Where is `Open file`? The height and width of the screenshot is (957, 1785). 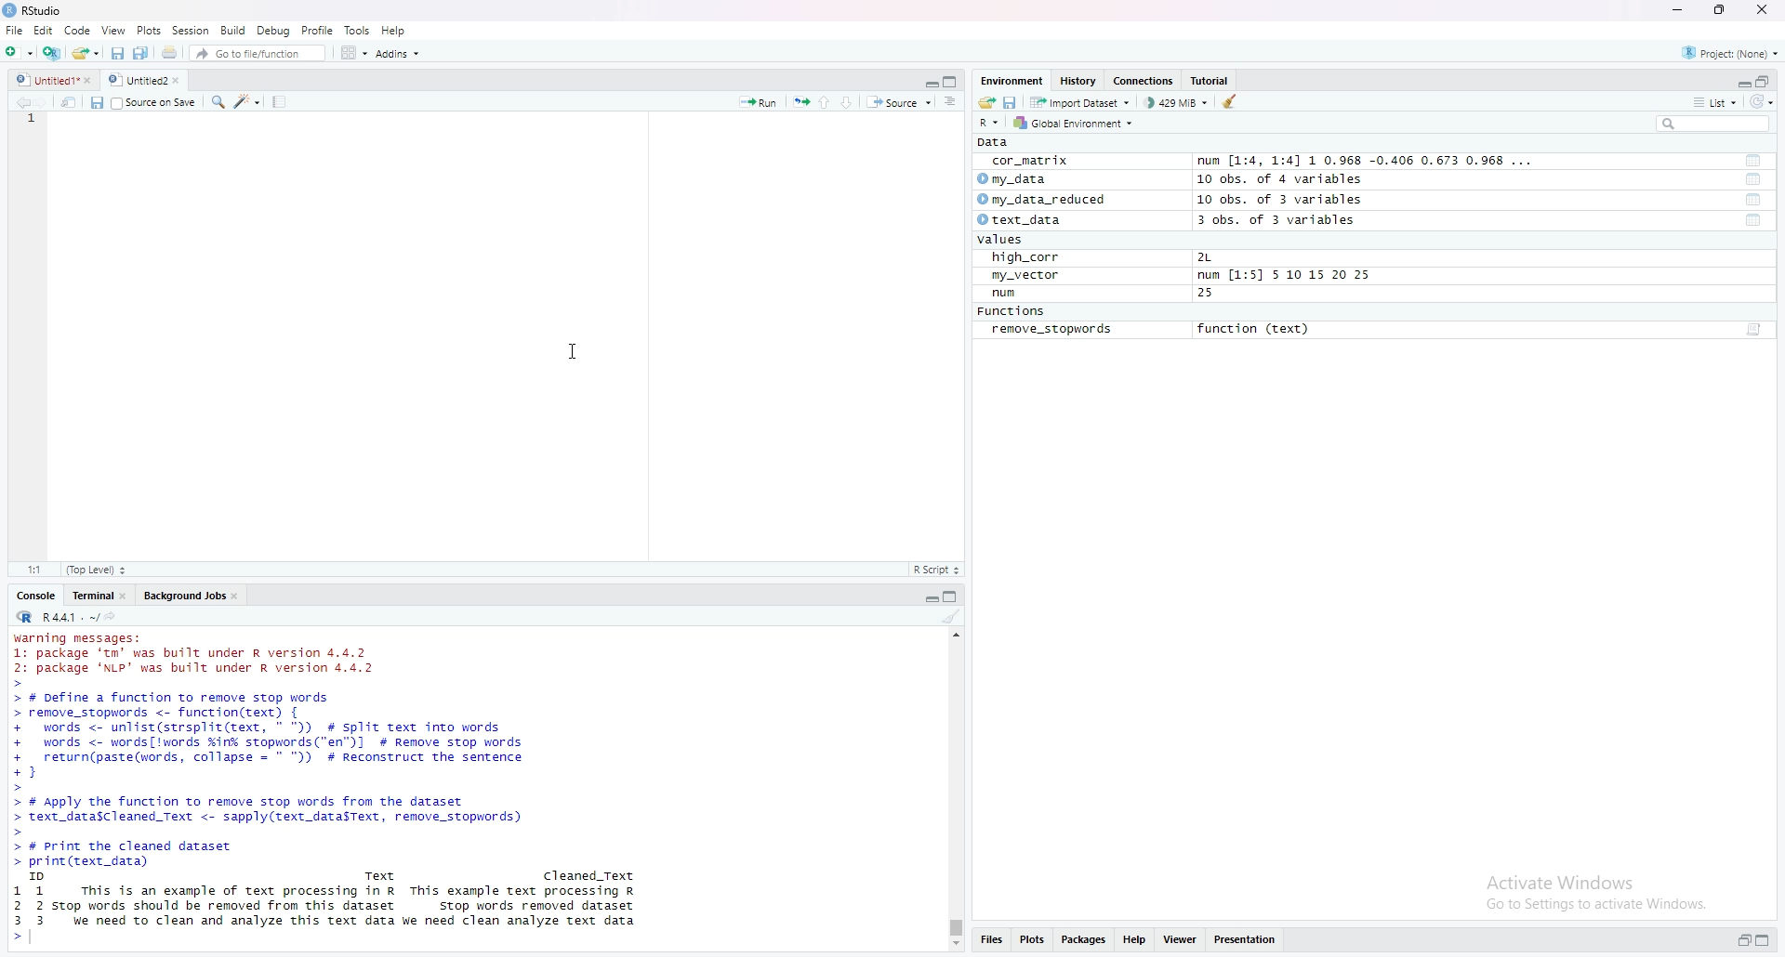 Open file is located at coordinates (985, 104).